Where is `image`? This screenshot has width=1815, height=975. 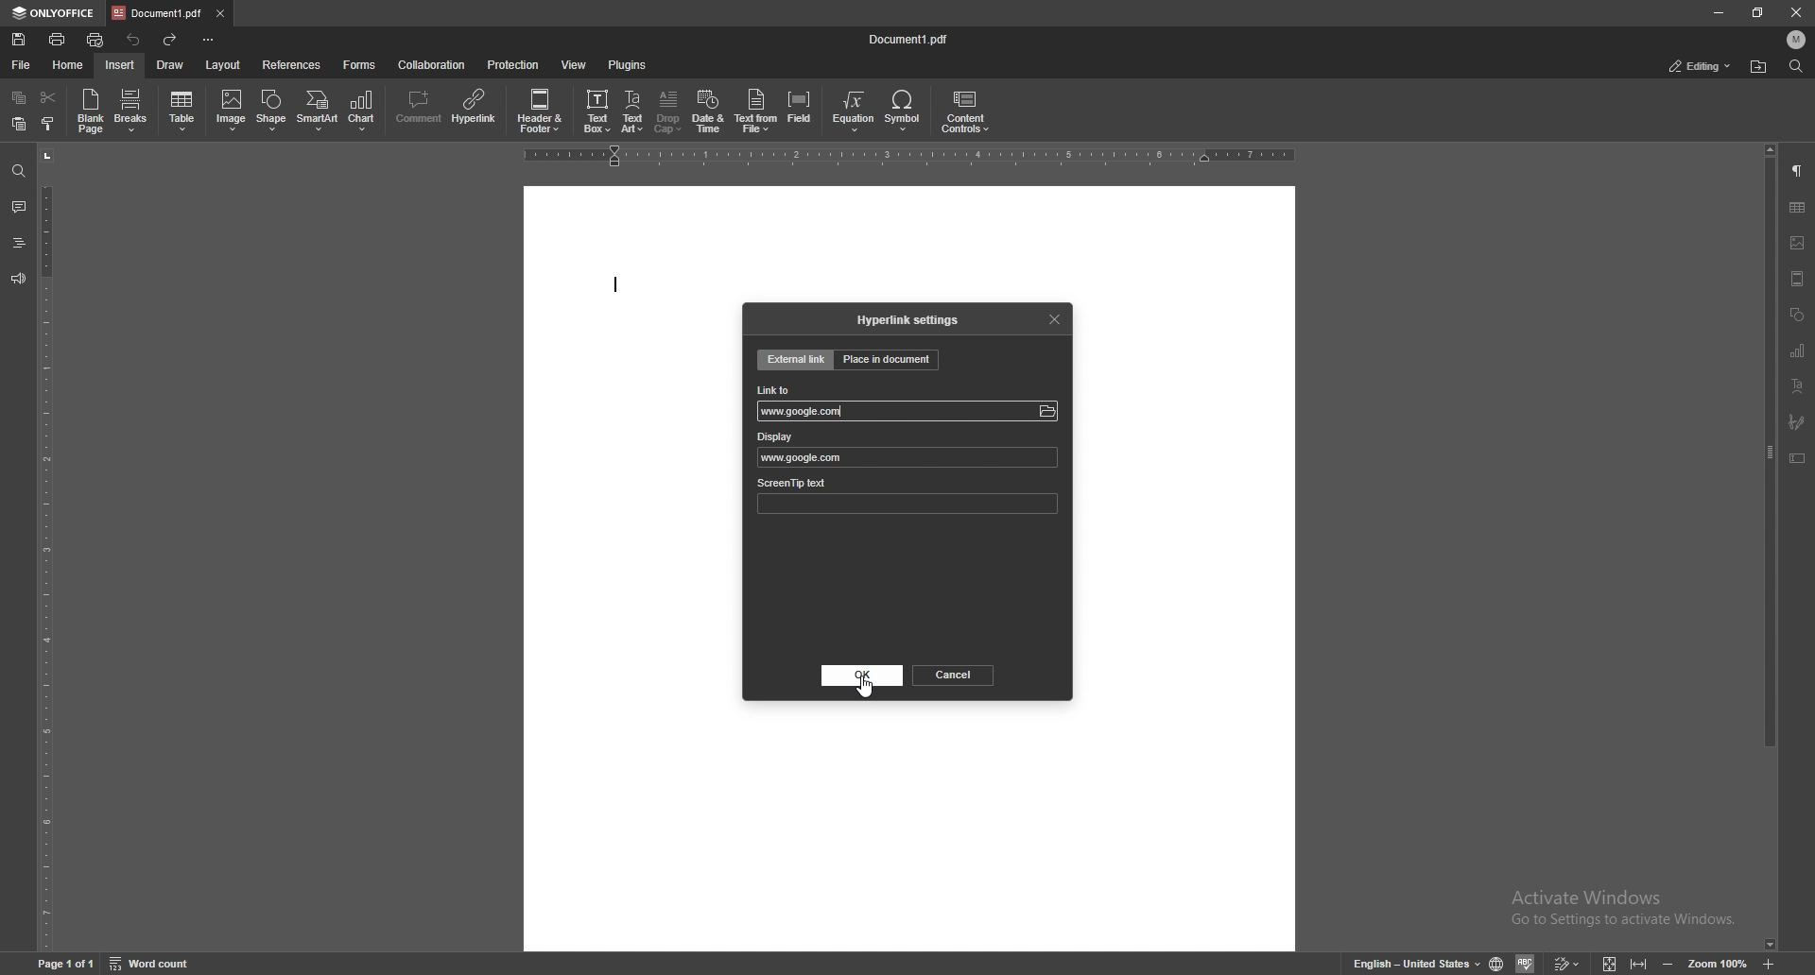 image is located at coordinates (230, 111).